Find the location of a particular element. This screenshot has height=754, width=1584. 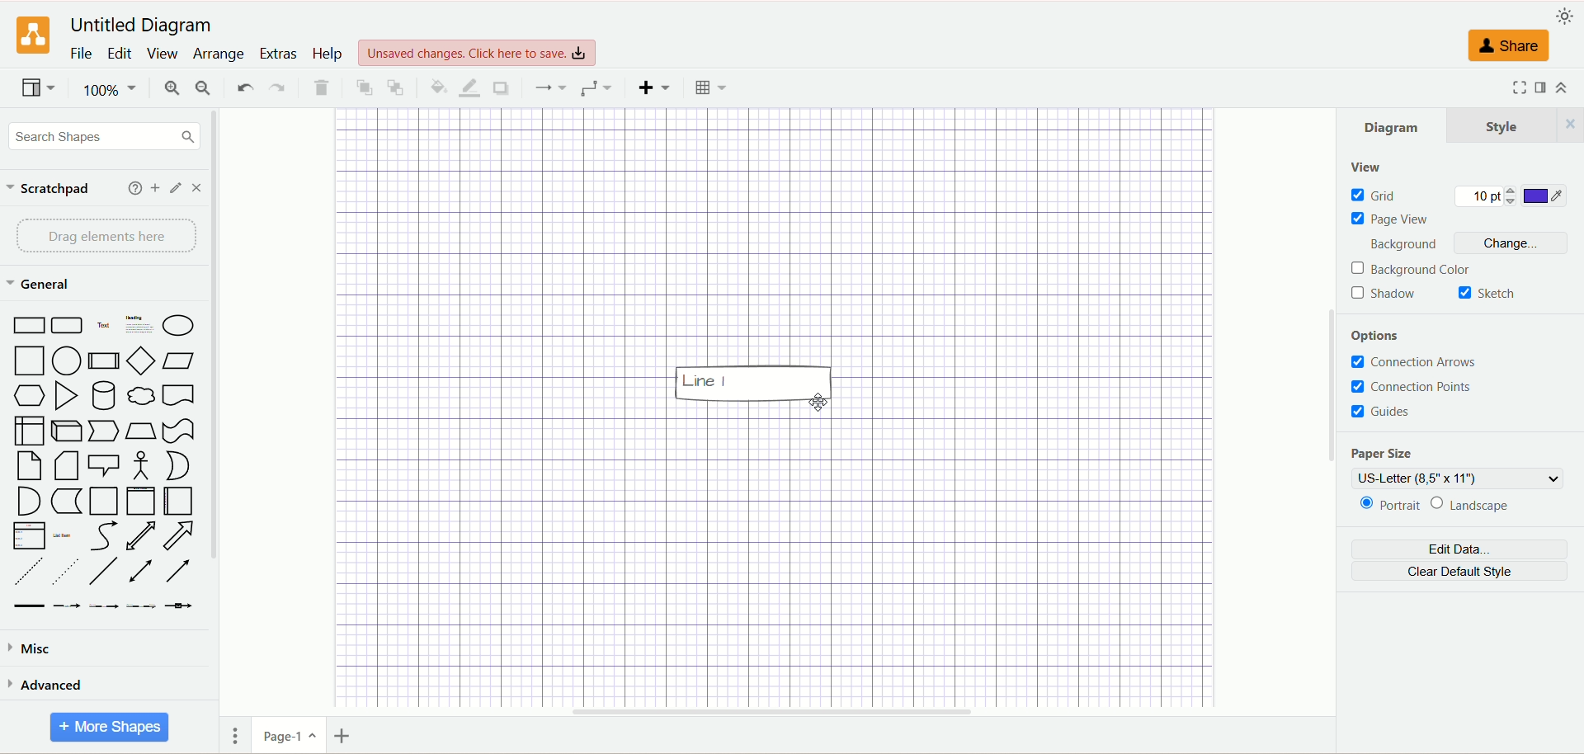

Trapezoid is located at coordinates (141, 432).